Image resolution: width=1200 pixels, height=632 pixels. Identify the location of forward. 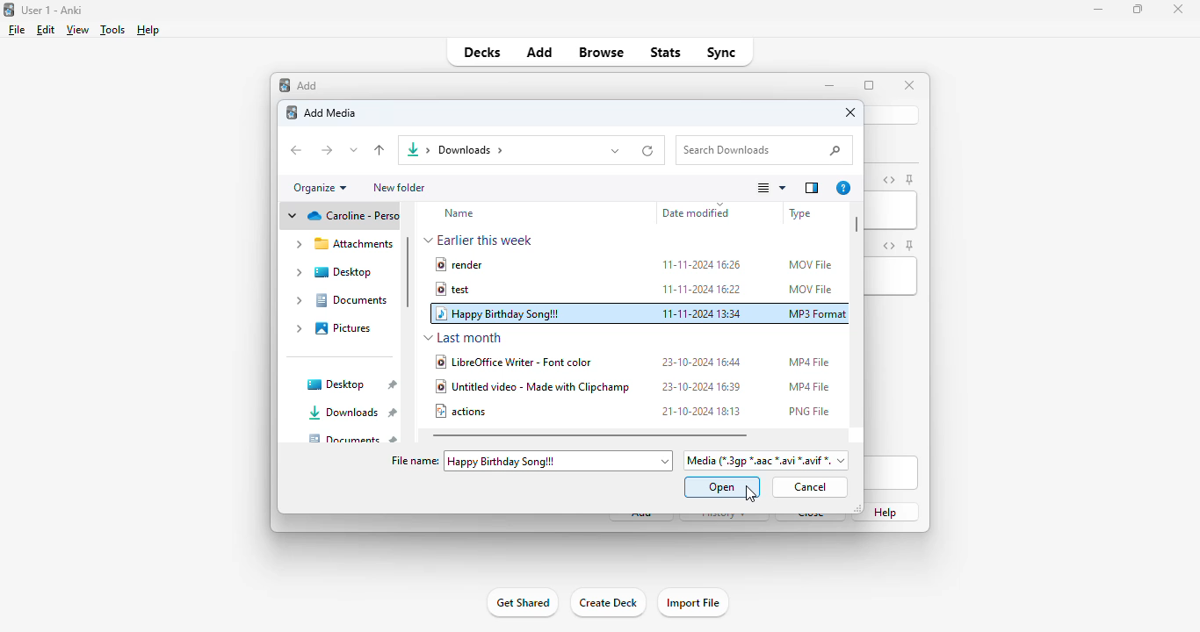
(328, 150).